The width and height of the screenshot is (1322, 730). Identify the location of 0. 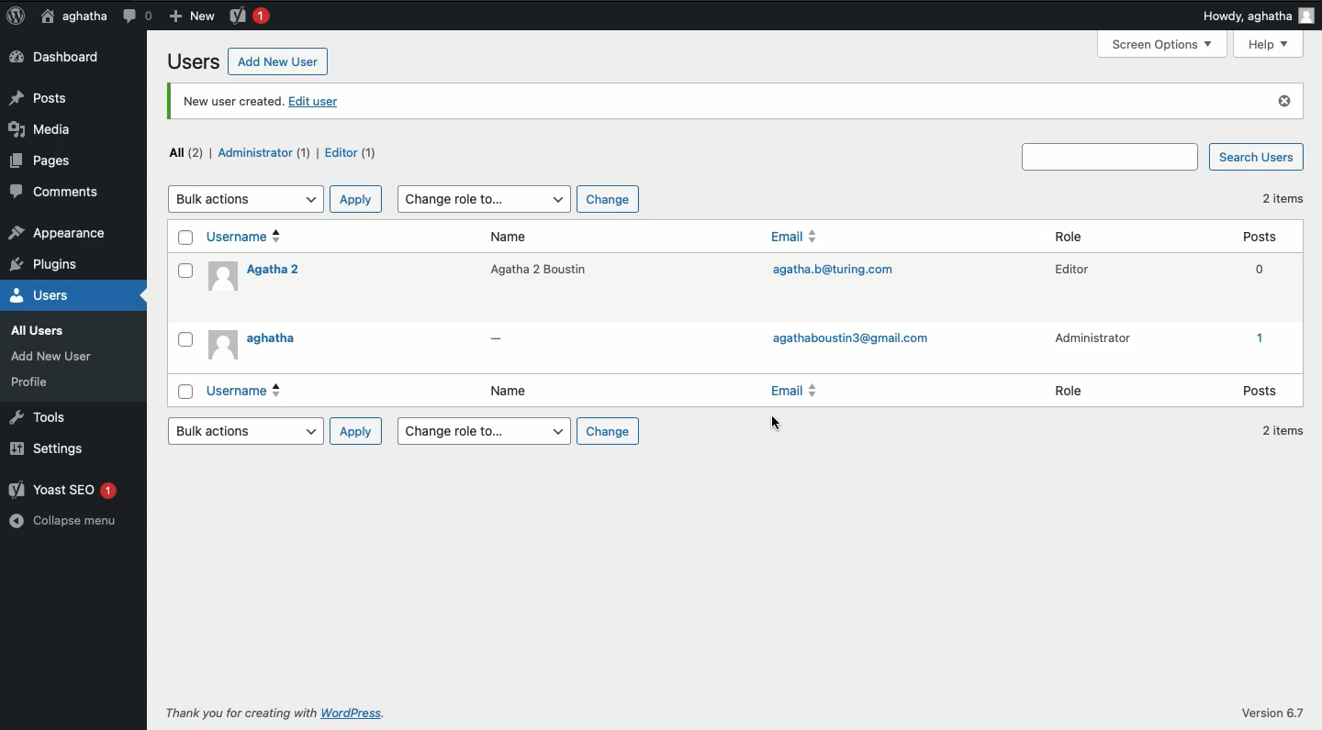
(1252, 269).